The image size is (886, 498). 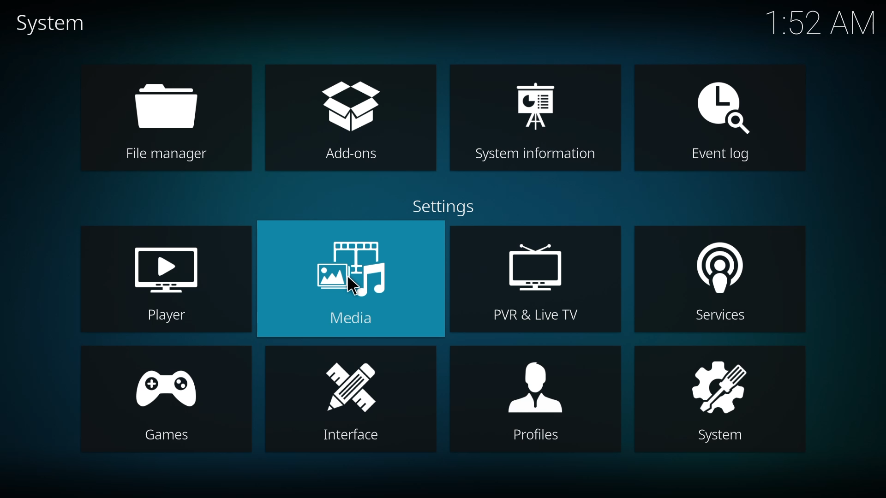 What do you see at coordinates (538, 123) in the screenshot?
I see `system information` at bounding box center [538, 123].